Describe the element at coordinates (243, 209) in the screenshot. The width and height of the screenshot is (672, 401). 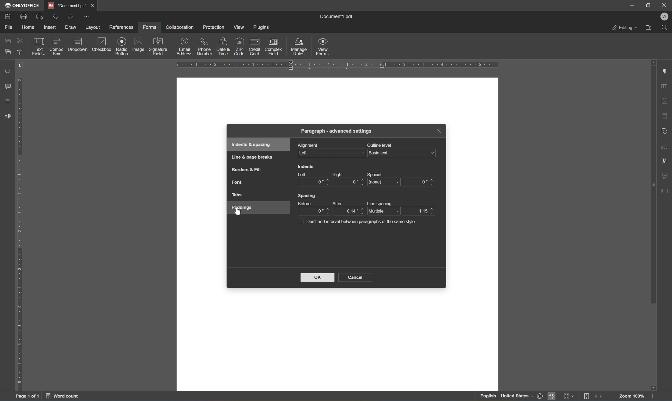
I see `paddings with active cursor` at that location.